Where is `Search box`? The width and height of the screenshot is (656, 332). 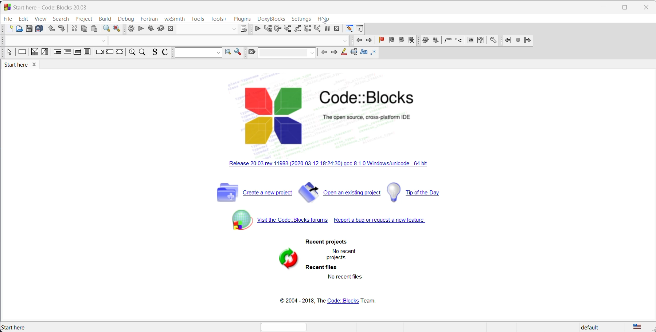 Search box is located at coordinates (197, 53).